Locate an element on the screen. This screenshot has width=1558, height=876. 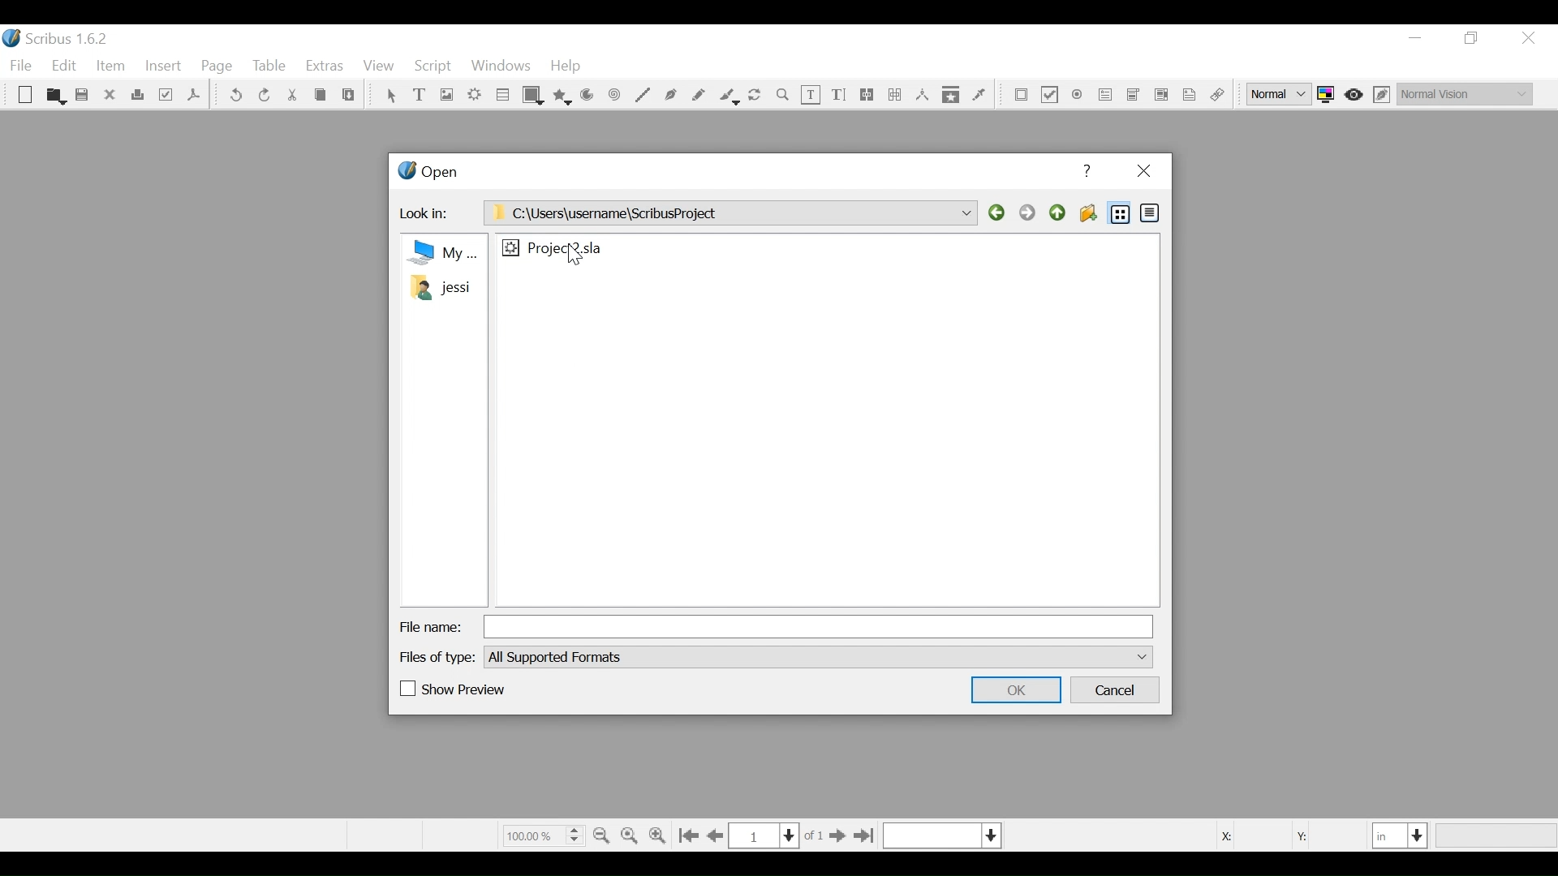
Go to first Page is located at coordinates (691, 835).